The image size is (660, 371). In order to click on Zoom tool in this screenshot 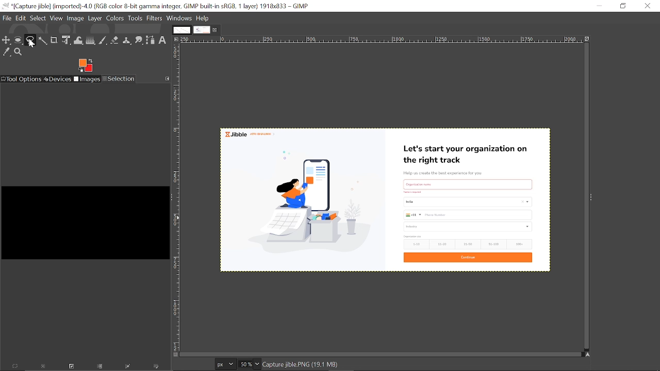, I will do `click(19, 52)`.